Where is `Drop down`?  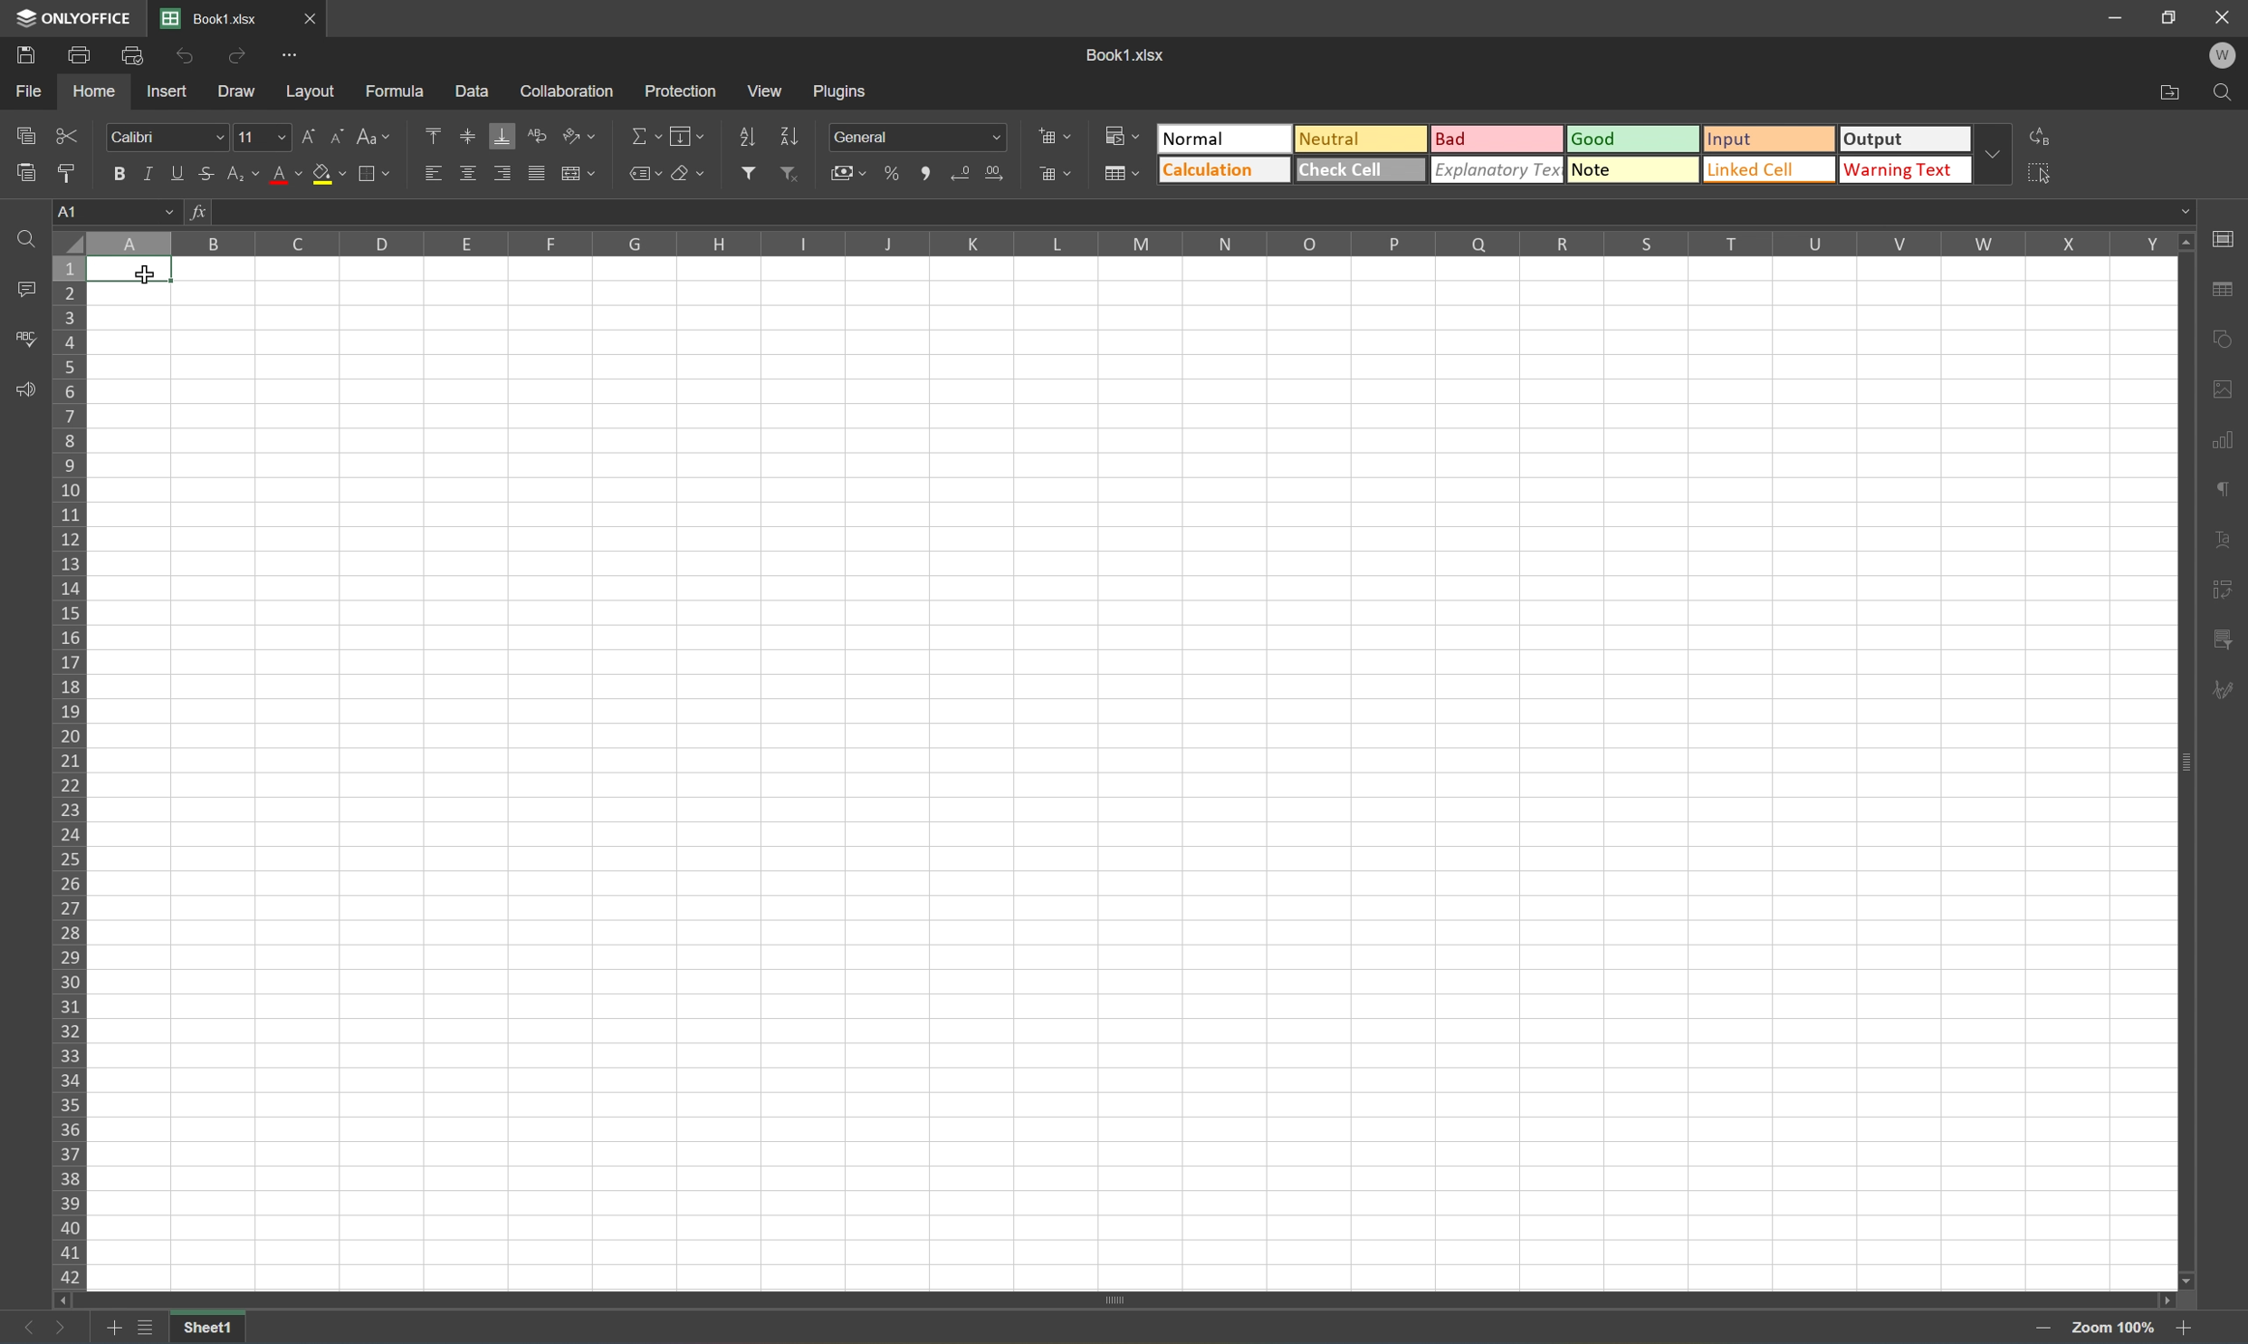 Drop down is located at coordinates (2000, 156).